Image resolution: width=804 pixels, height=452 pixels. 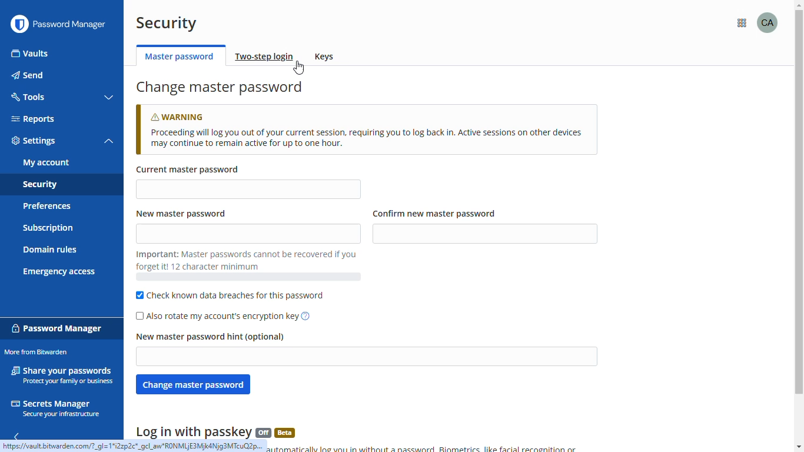 What do you see at coordinates (39, 185) in the screenshot?
I see `security` at bounding box center [39, 185].